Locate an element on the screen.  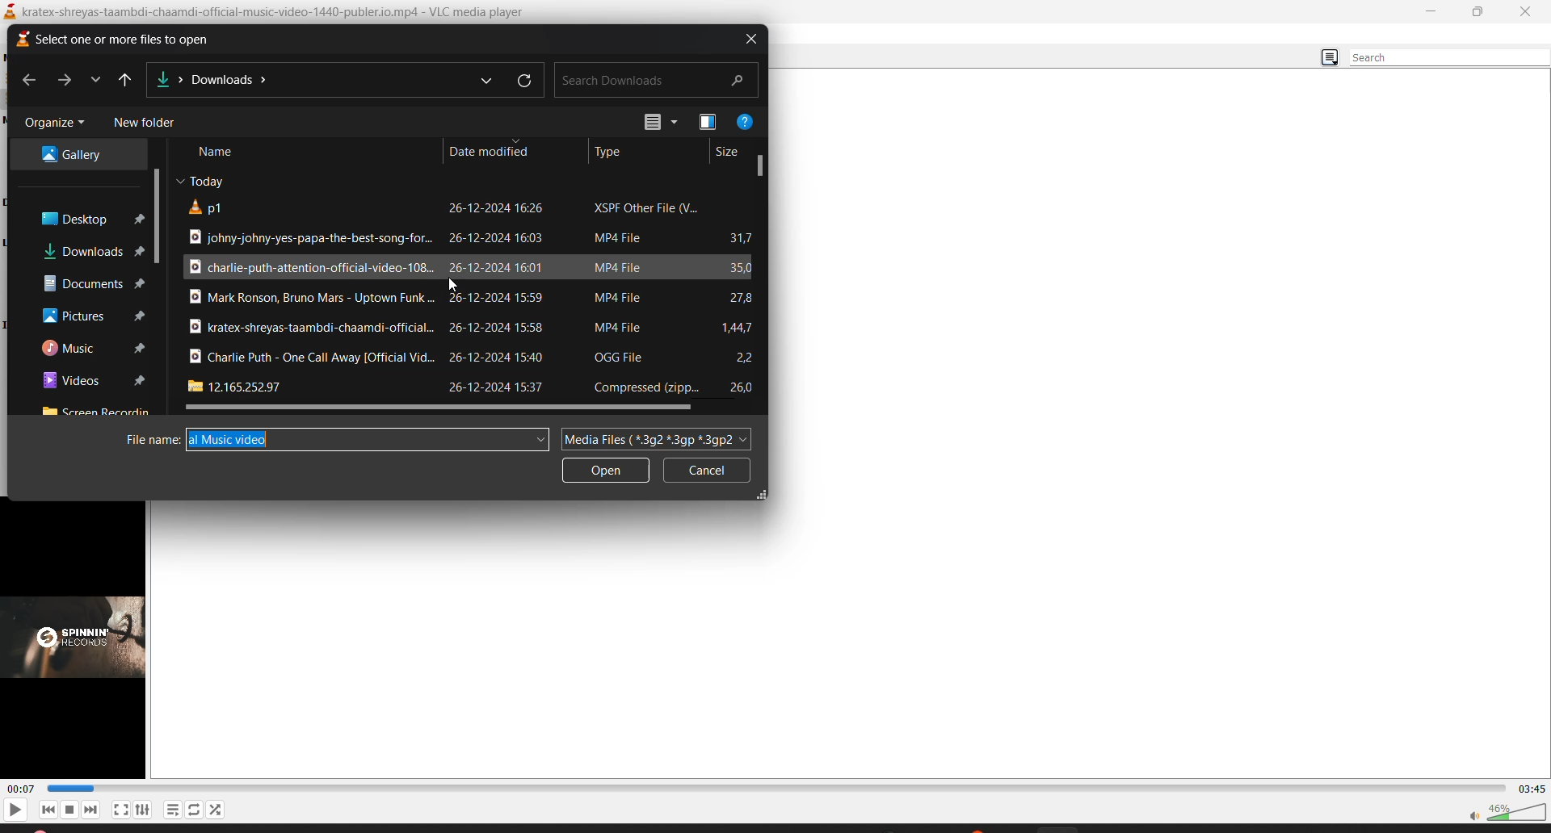
file title is located at coordinates (309, 266).